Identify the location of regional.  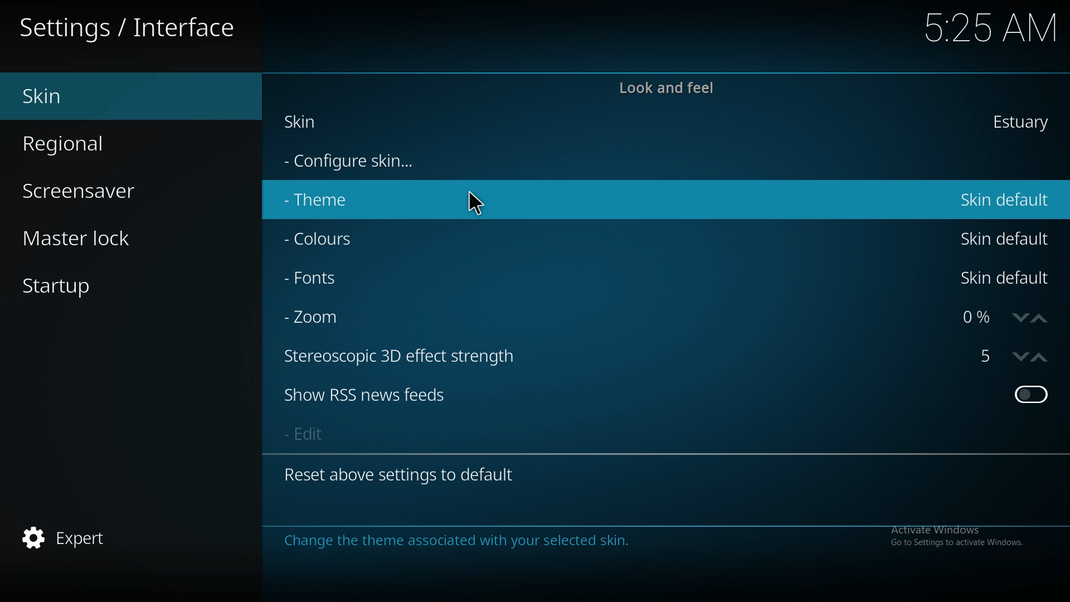
(94, 144).